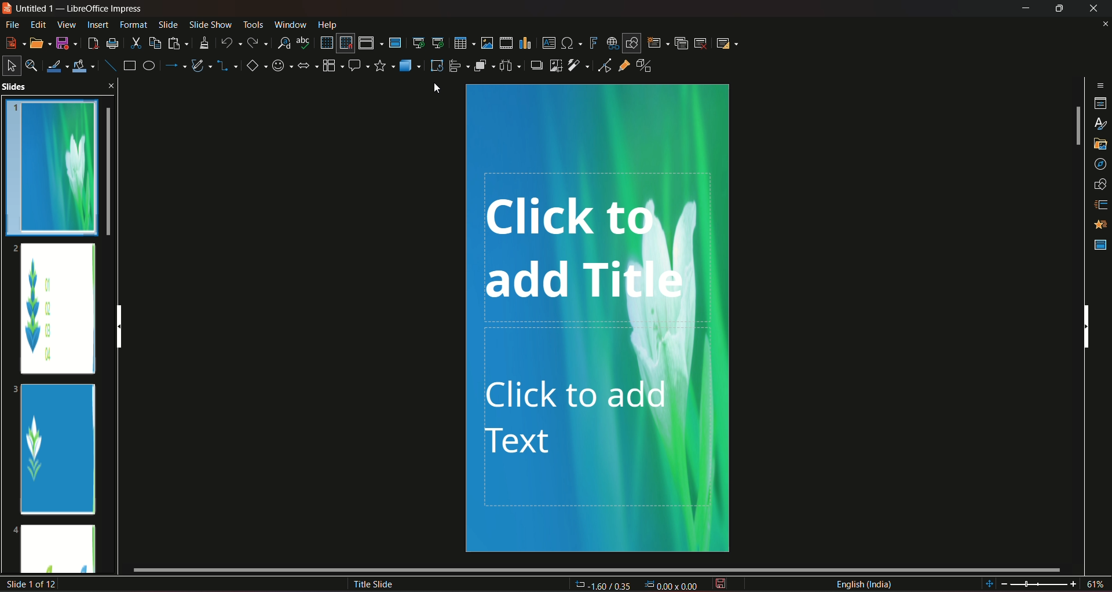 The width and height of the screenshot is (1112, 592). Describe the element at coordinates (112, 42) in the screenshot. I see `print` at that location.